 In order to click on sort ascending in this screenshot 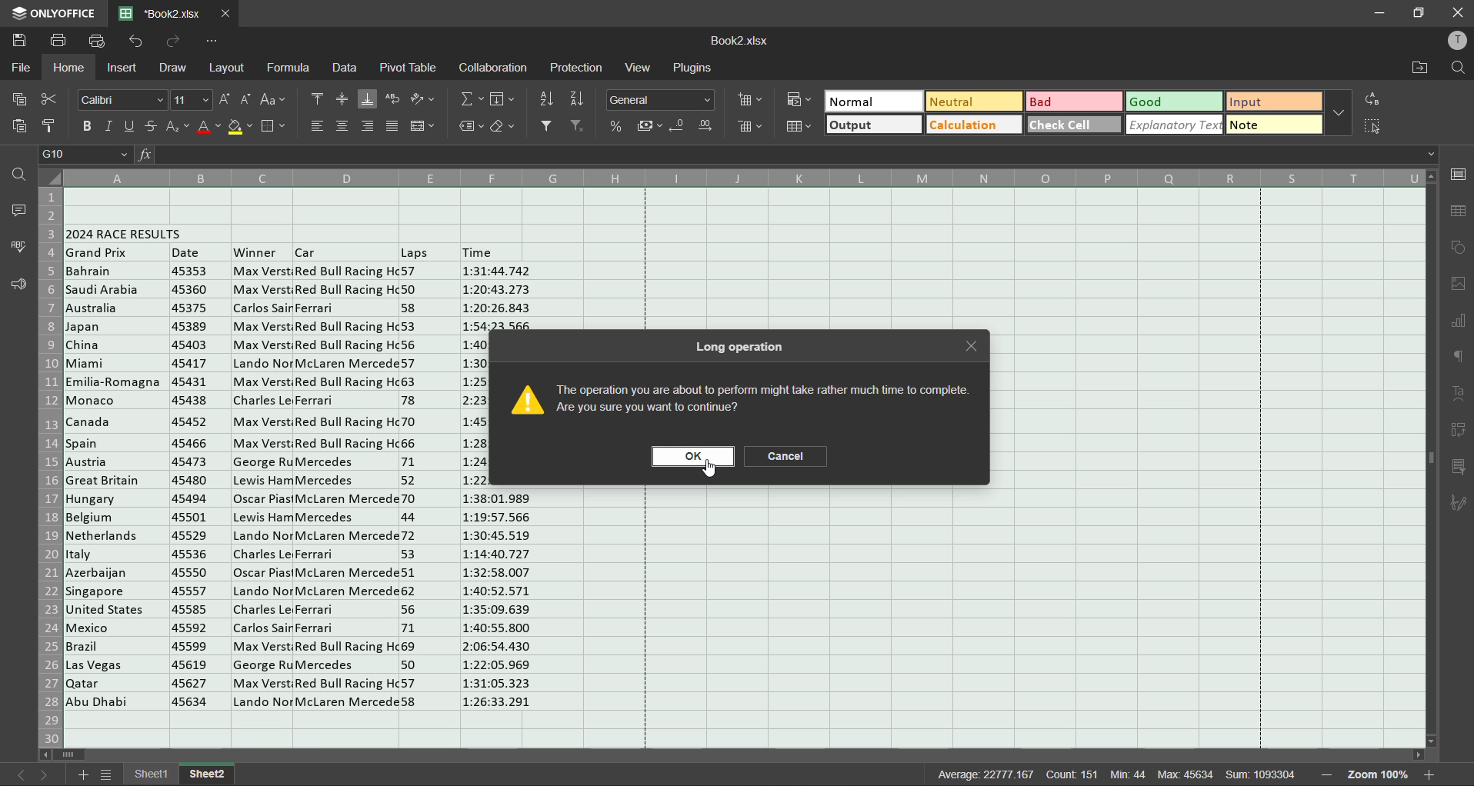, I will do `click(548, 99)`.